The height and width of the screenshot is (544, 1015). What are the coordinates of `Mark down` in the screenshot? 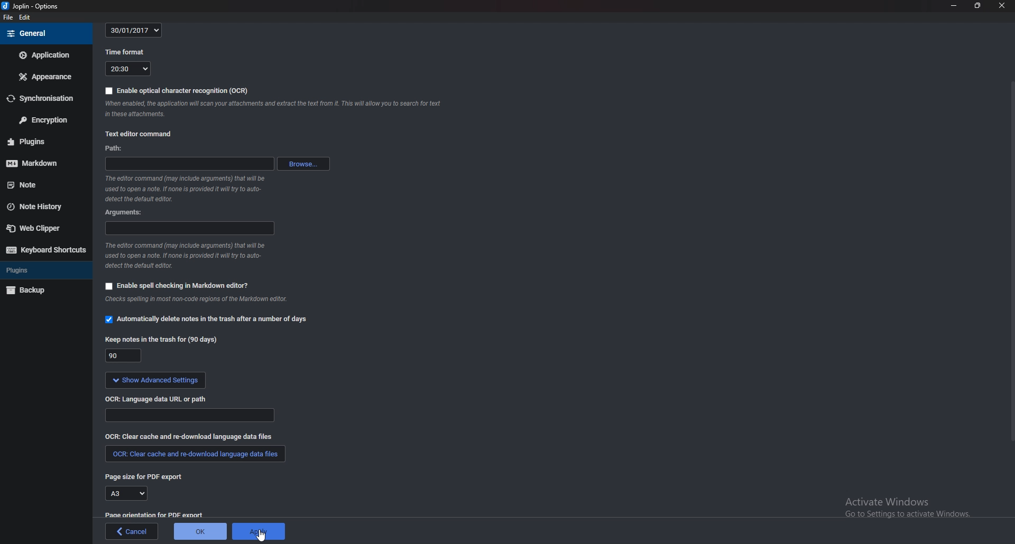 It's located at (40, 163).